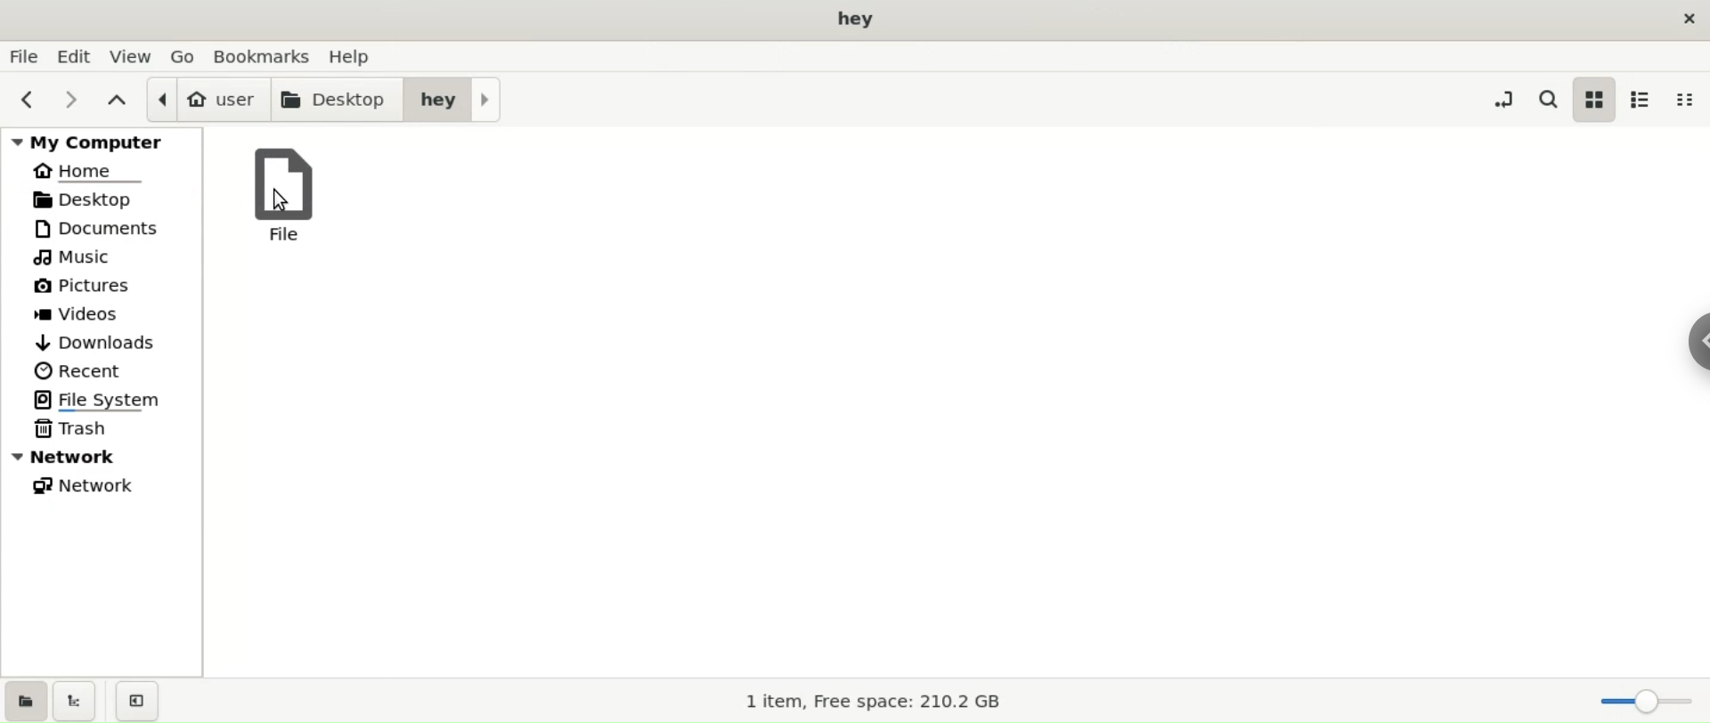  I want to click on hey, so click(449, 101).